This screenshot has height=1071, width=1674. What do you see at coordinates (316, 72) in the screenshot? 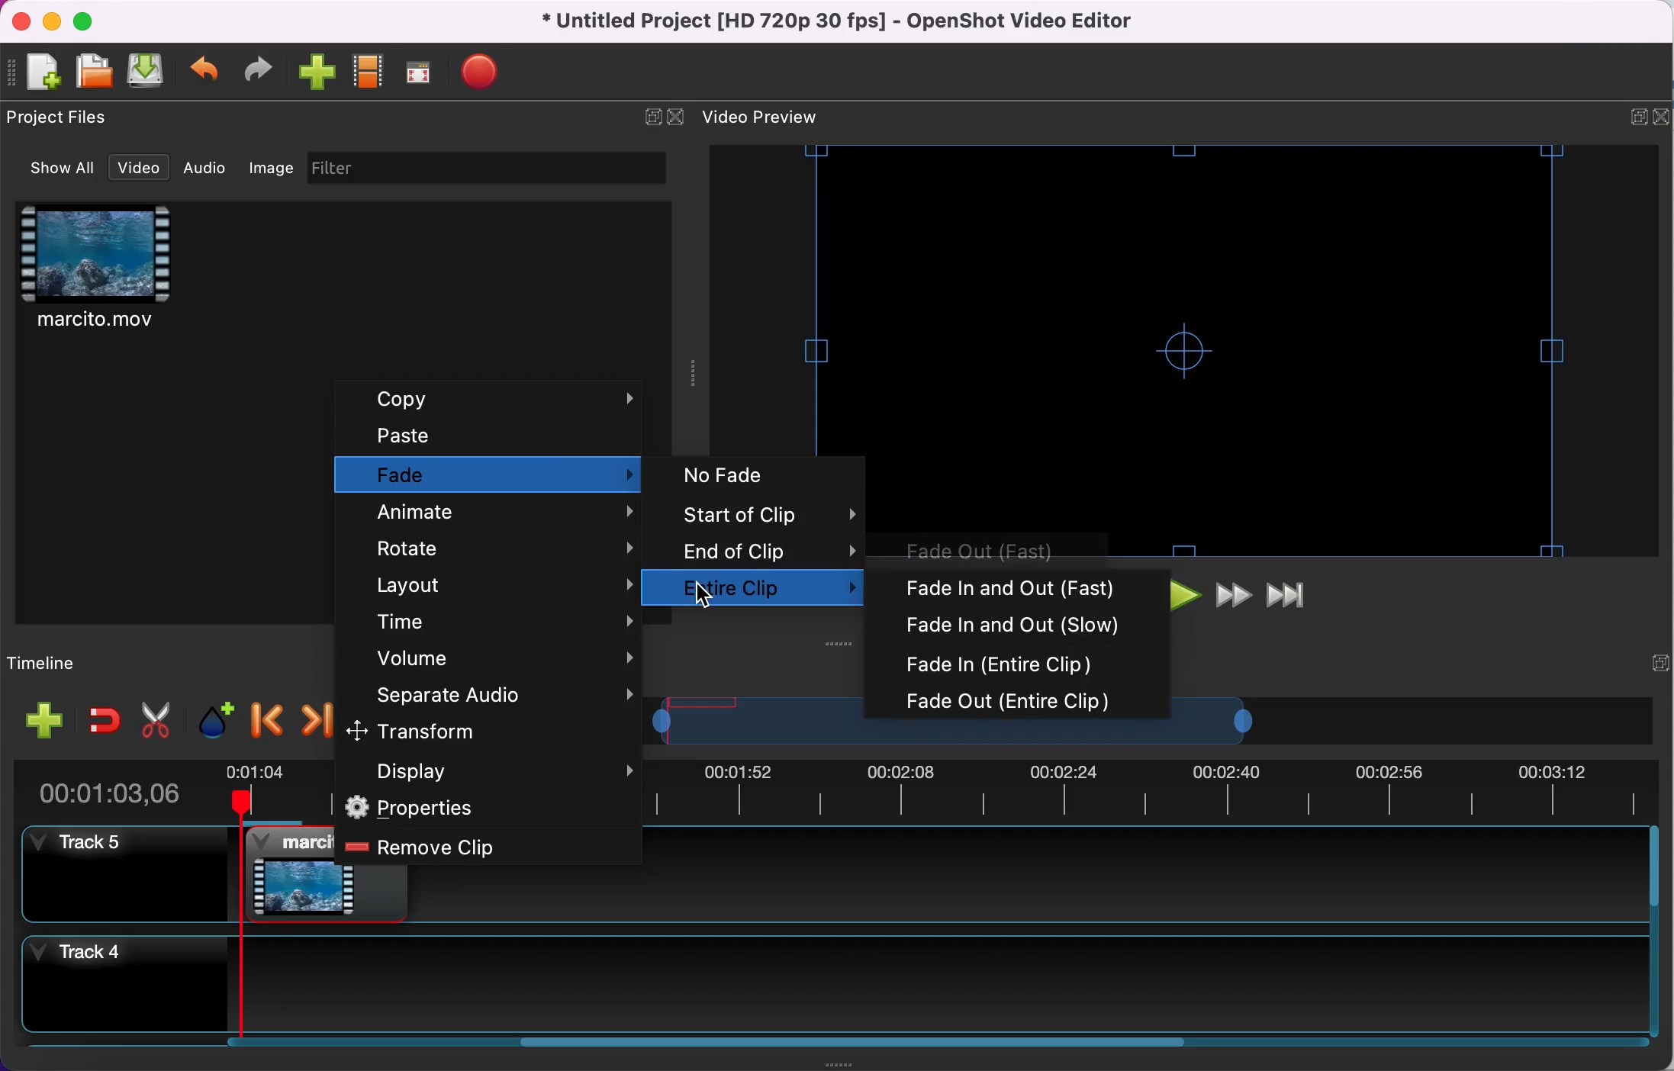
I see `import file` at bounding box center [316, 72].